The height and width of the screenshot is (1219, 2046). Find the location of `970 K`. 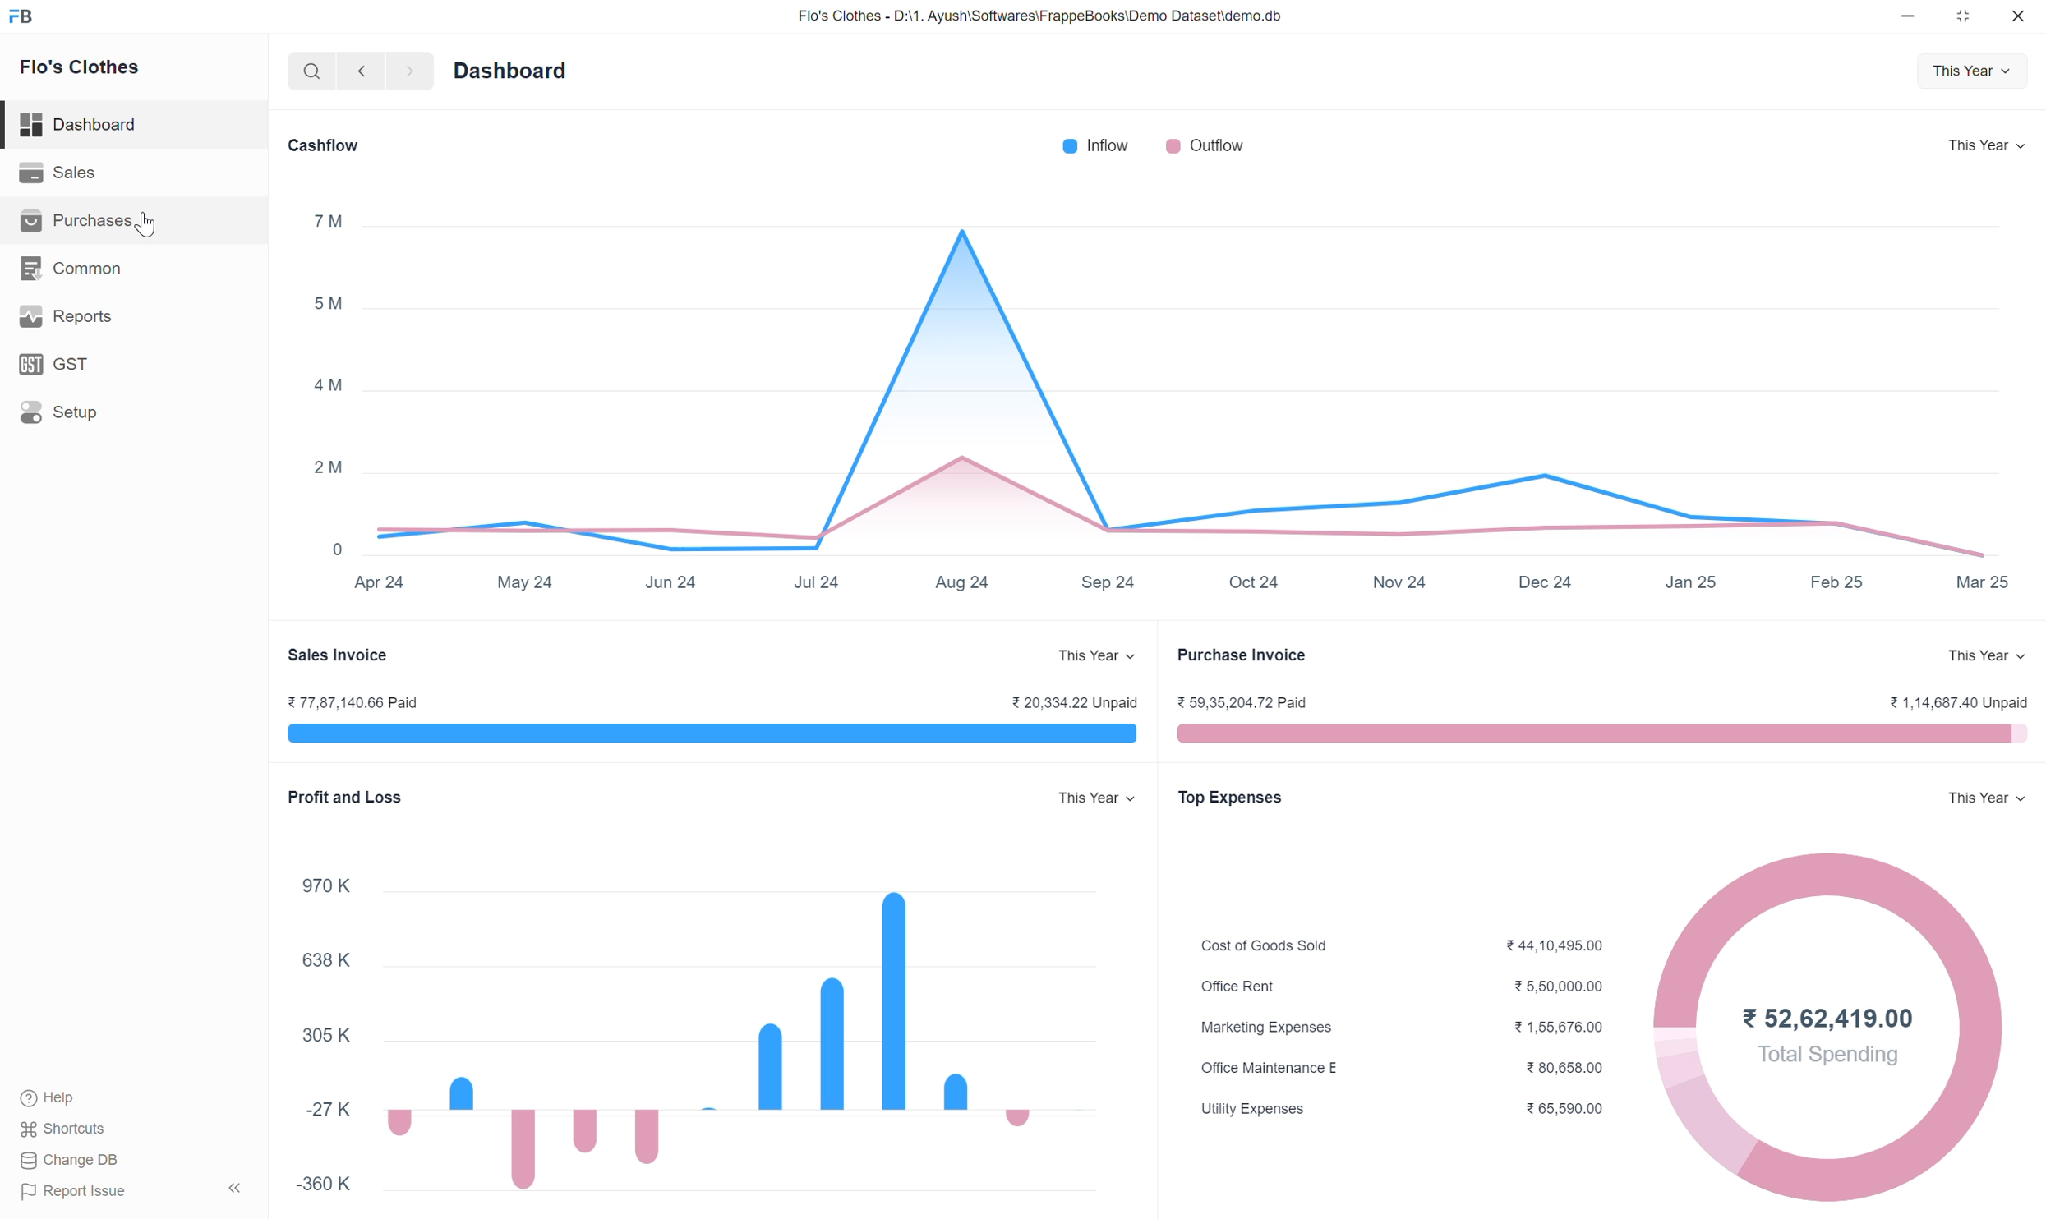

970 K is located at coordinates (325, 886).